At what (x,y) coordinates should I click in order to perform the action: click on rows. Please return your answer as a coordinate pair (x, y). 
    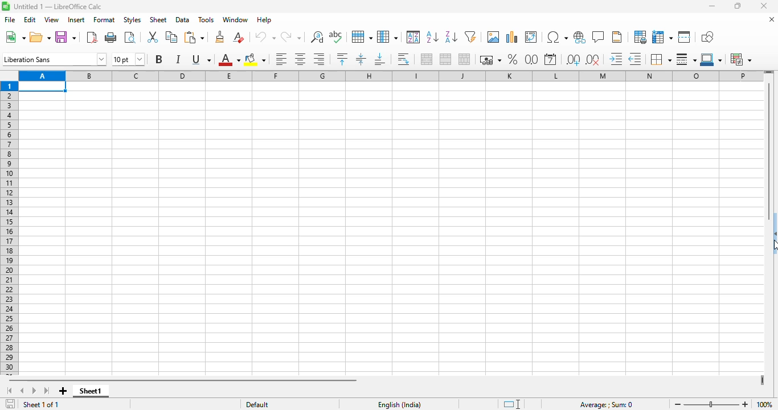
    Looking at the image, I should click on (10, 228).